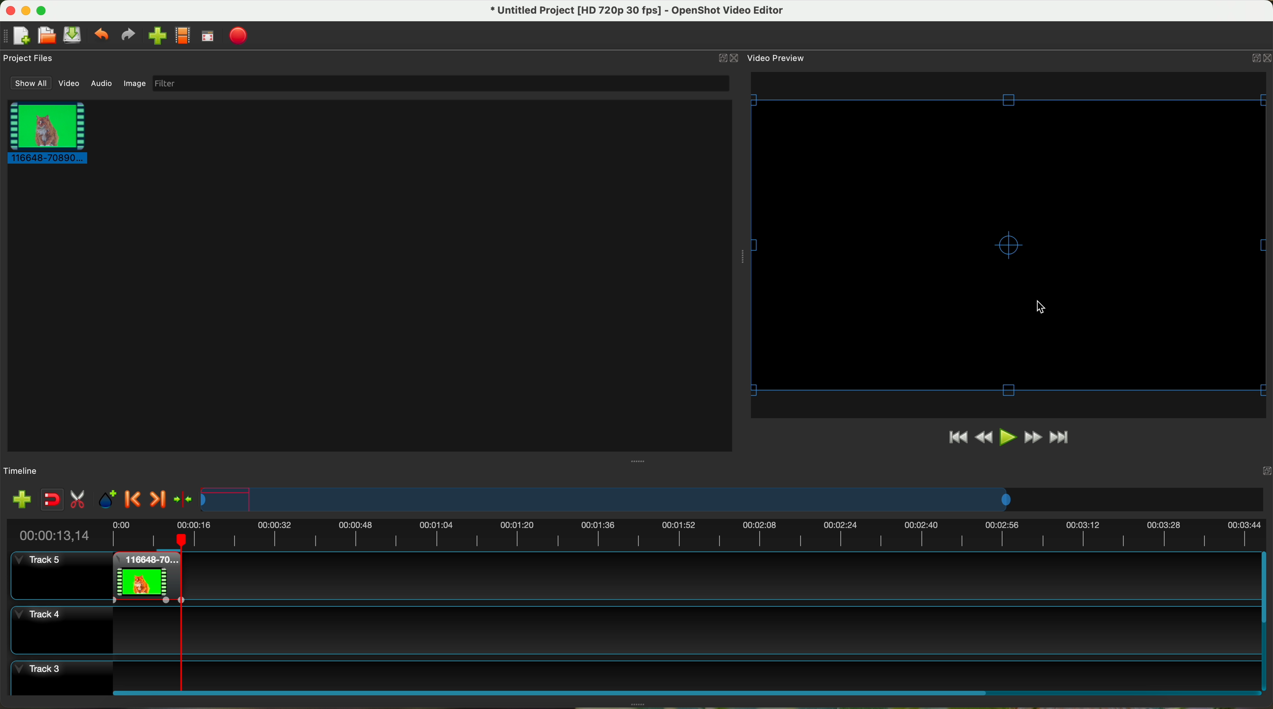  Describe the element at coordinates (238, 37) in the screenshot. I see `export video` at that location.